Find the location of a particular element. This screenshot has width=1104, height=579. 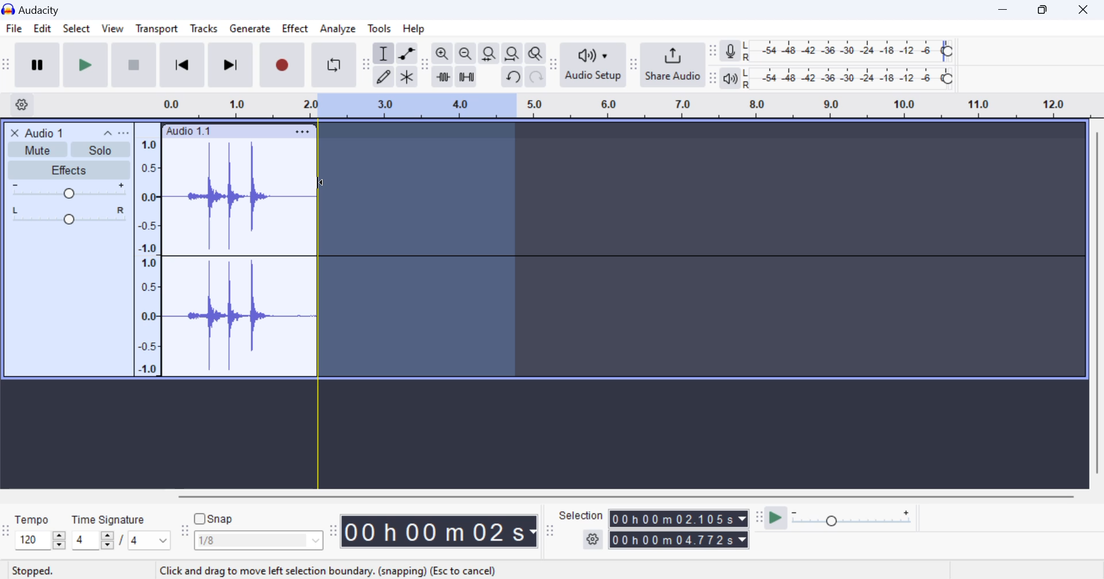

draw tool is located at coordinates (384, 77).